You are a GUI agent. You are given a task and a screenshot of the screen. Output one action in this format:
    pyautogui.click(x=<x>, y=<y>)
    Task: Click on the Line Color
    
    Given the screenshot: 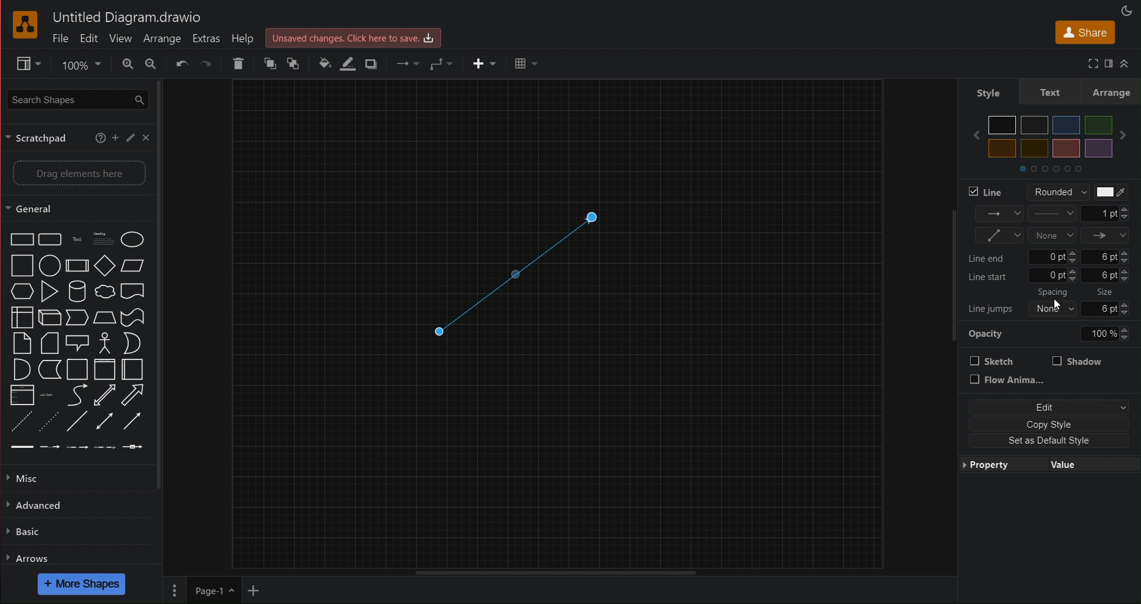 What is the action you would take?
    pyautogui.click(x=345, y=65)
    